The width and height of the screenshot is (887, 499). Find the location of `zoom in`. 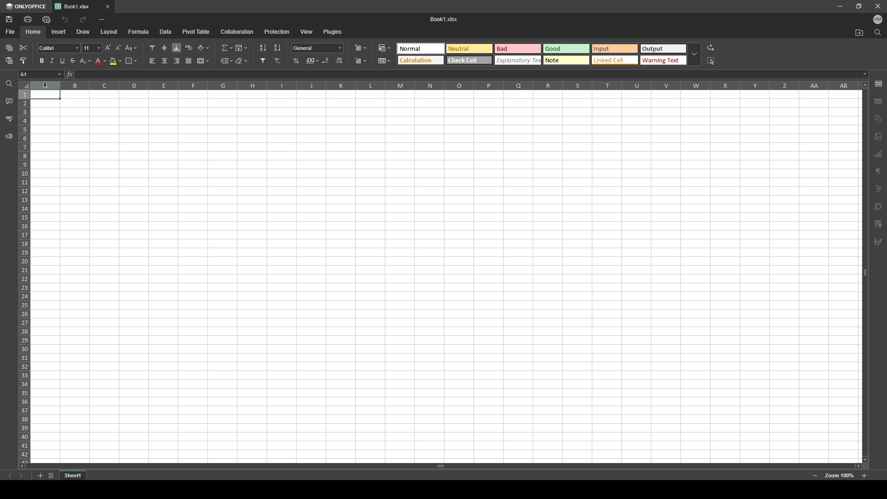

zoom in is located at coordinates (864, 476).